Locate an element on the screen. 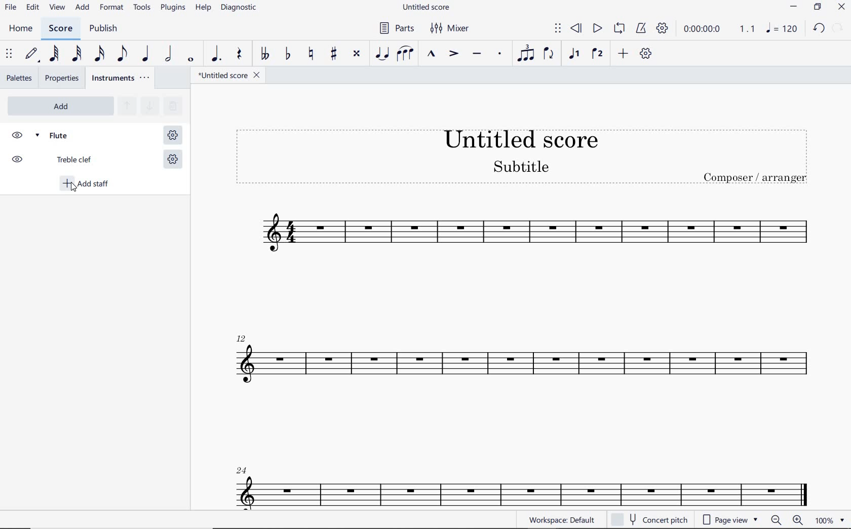 The image size is (851, 529). MOVE SELECTED INSTRUMENT DOWN is located at coordinates (148, 105).